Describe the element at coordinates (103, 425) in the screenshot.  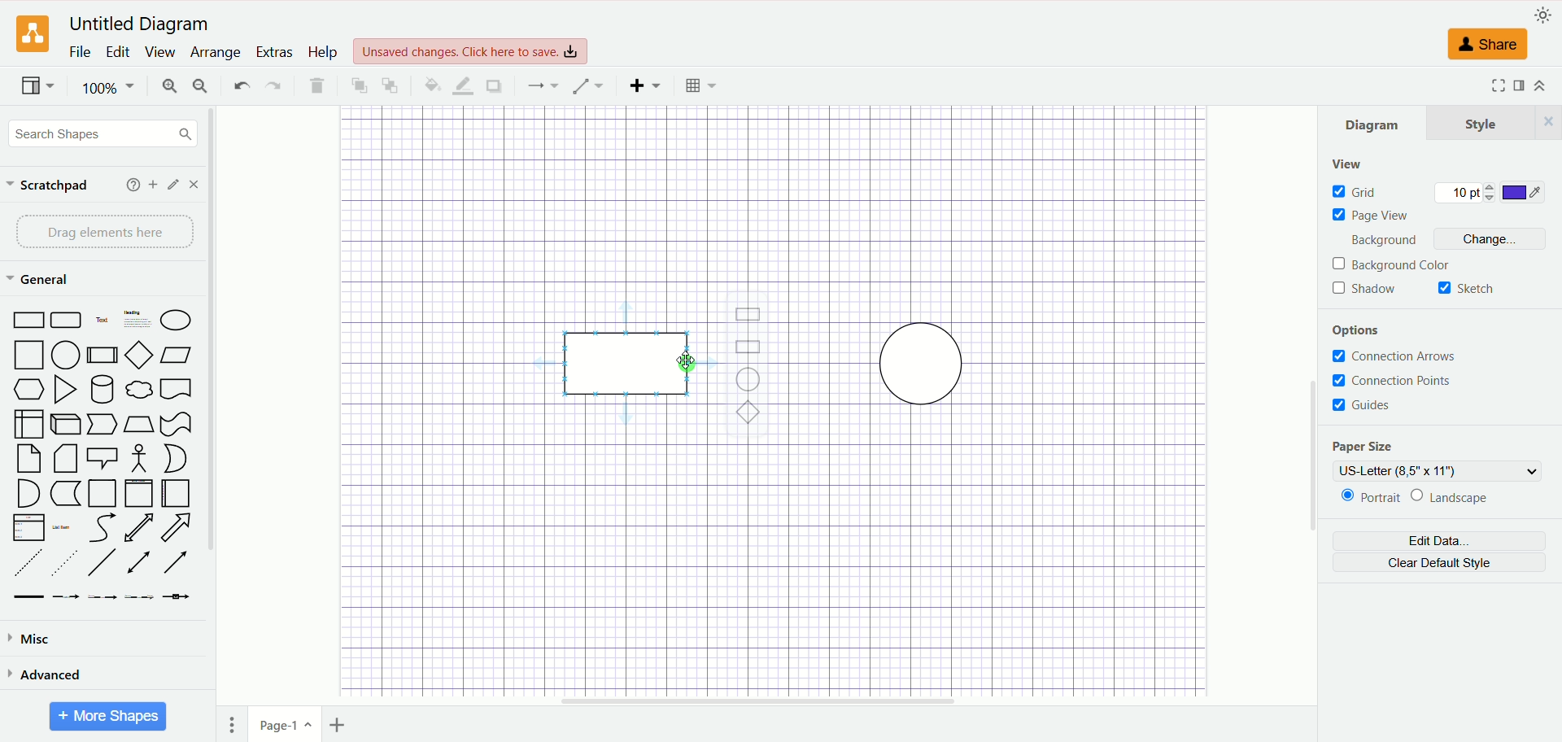
I see `Pointer` at that location.